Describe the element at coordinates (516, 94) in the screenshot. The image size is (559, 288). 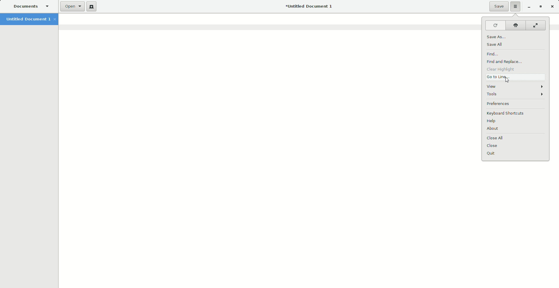
I see `Tools` at that location.